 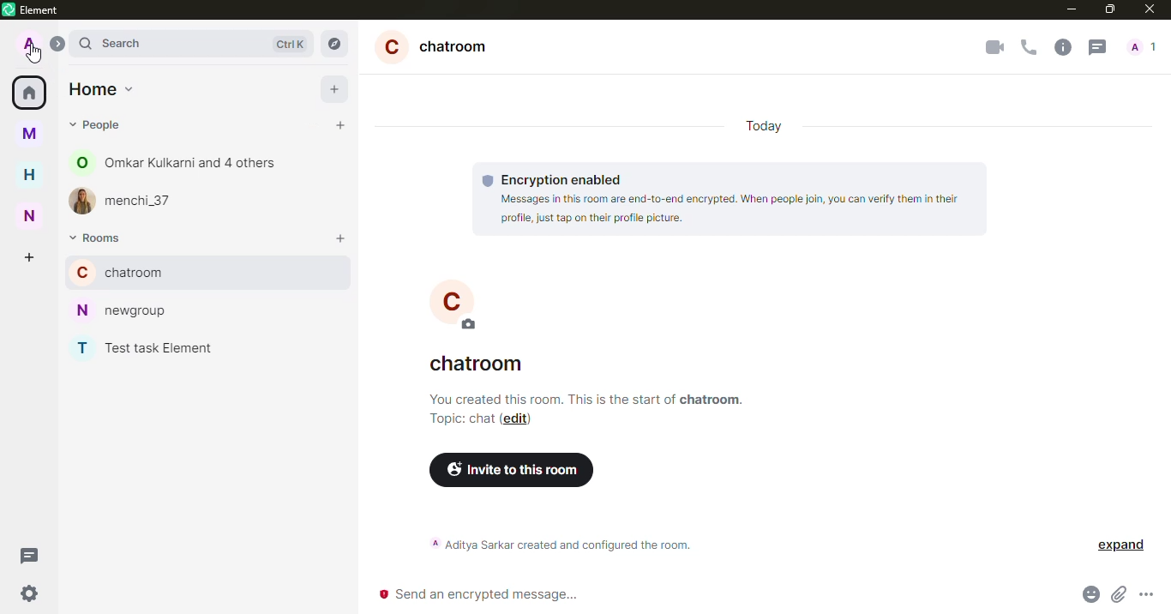 I want to click on send encrypted message, so click(x=477, y=593).